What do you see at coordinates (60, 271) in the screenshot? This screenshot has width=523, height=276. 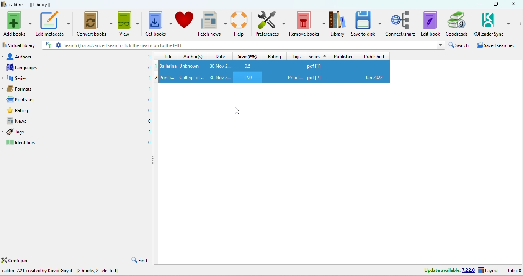 I see `calibre 7.21 created by kovid goyal [2 books, 2 selected]` at bounding box center [60, 271].